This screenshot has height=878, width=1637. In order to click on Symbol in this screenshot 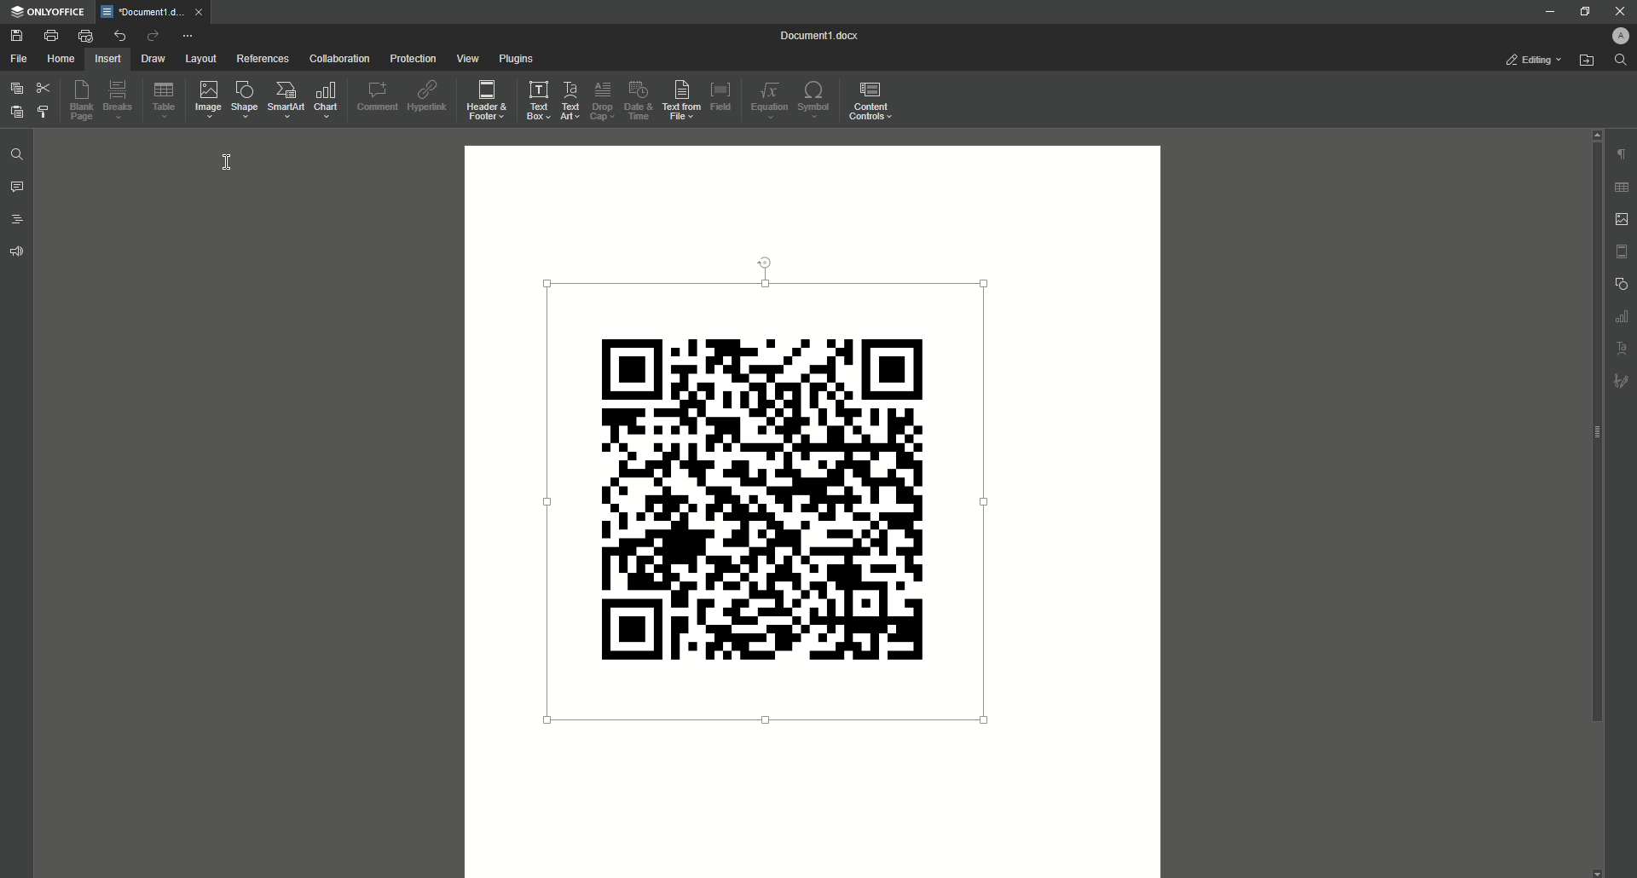, I will do `click(813, 100)`.